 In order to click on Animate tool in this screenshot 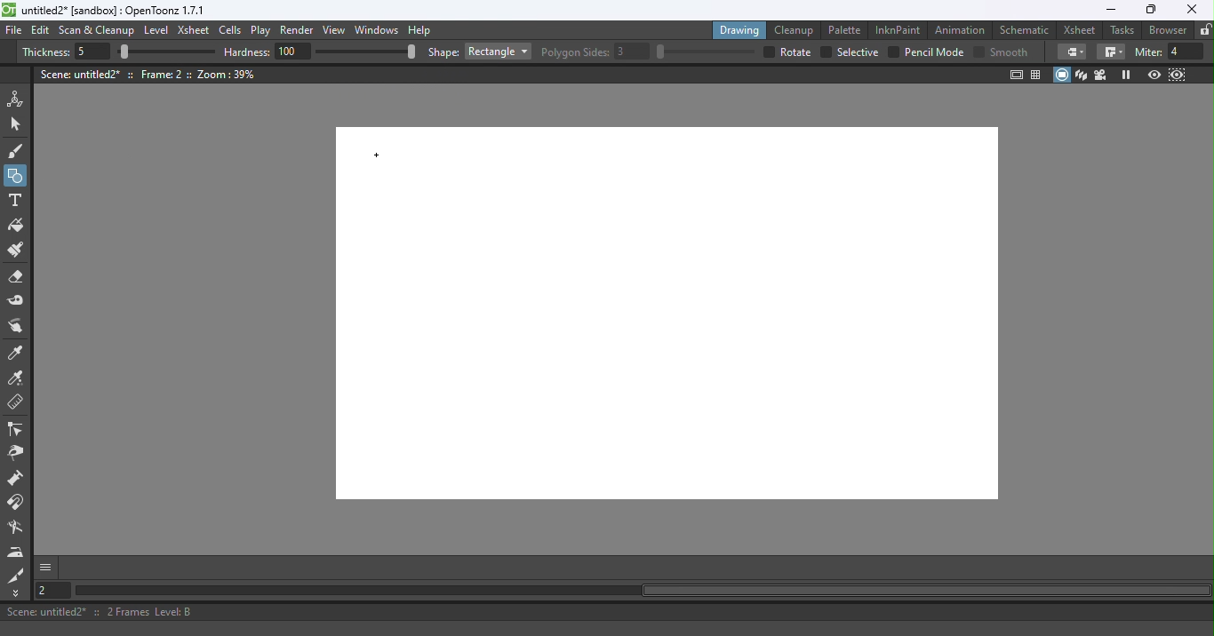, I will do `click(19, 99)`.